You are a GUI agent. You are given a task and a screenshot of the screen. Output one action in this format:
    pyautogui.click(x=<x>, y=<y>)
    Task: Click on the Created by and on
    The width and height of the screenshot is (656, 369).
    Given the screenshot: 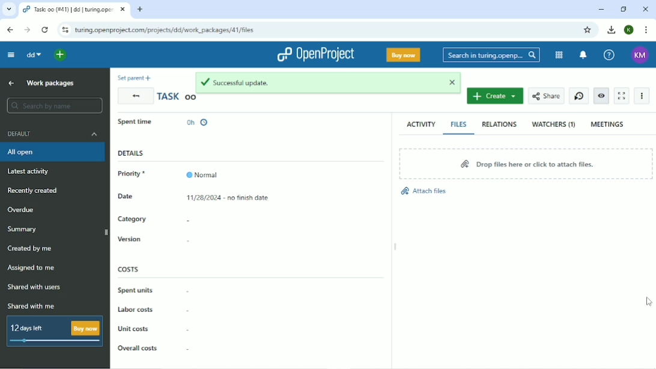 What is the action you would take?
    pyautogui.click(x=252, y=124)
    